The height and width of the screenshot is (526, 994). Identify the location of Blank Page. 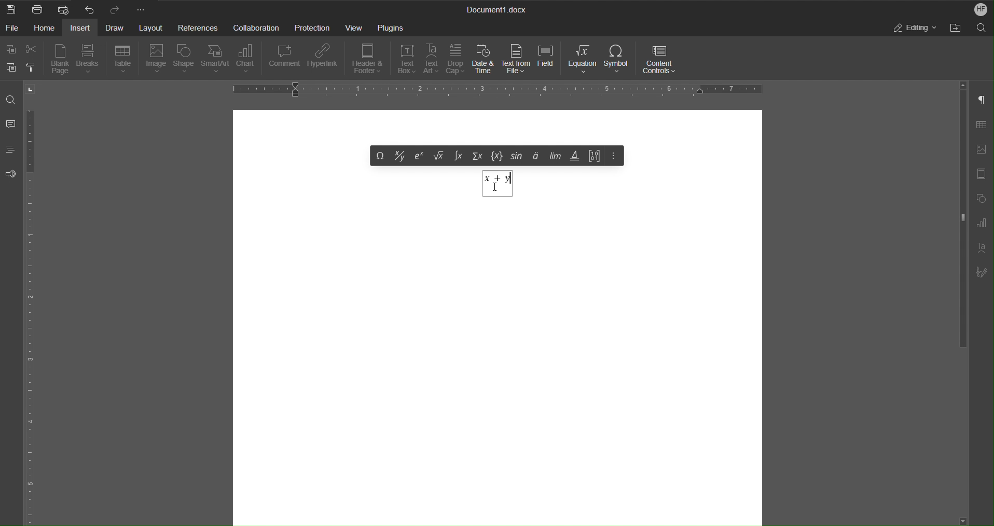
(60, 59).